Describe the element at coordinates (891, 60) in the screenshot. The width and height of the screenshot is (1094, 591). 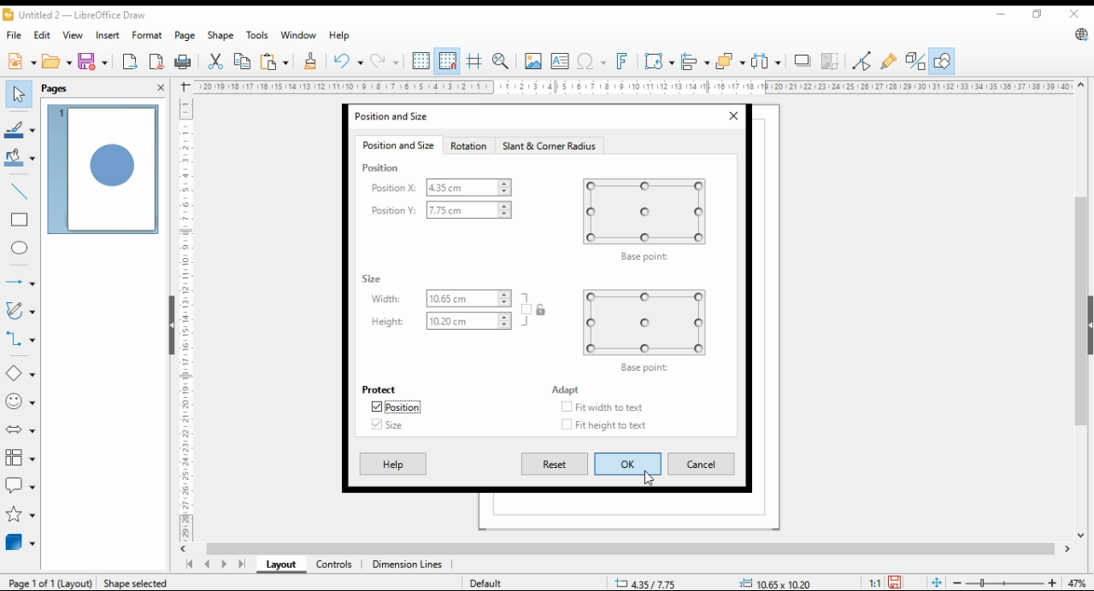
I see `show gluepoint functions` at that location.